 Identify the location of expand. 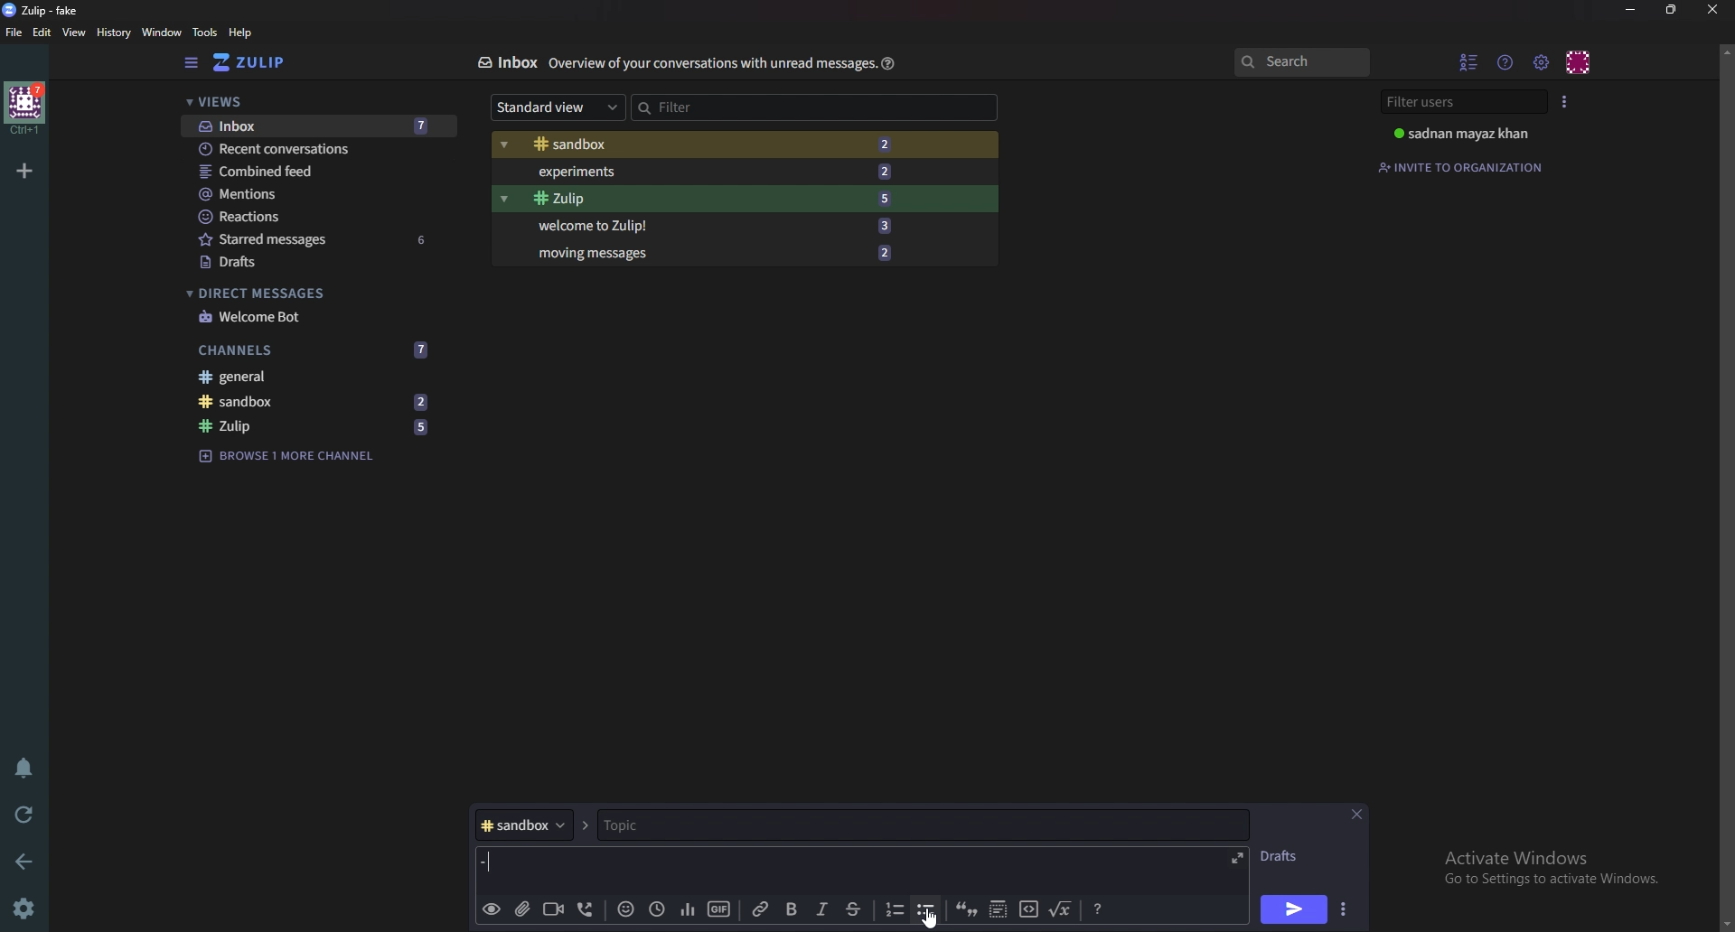
(1234, 858).